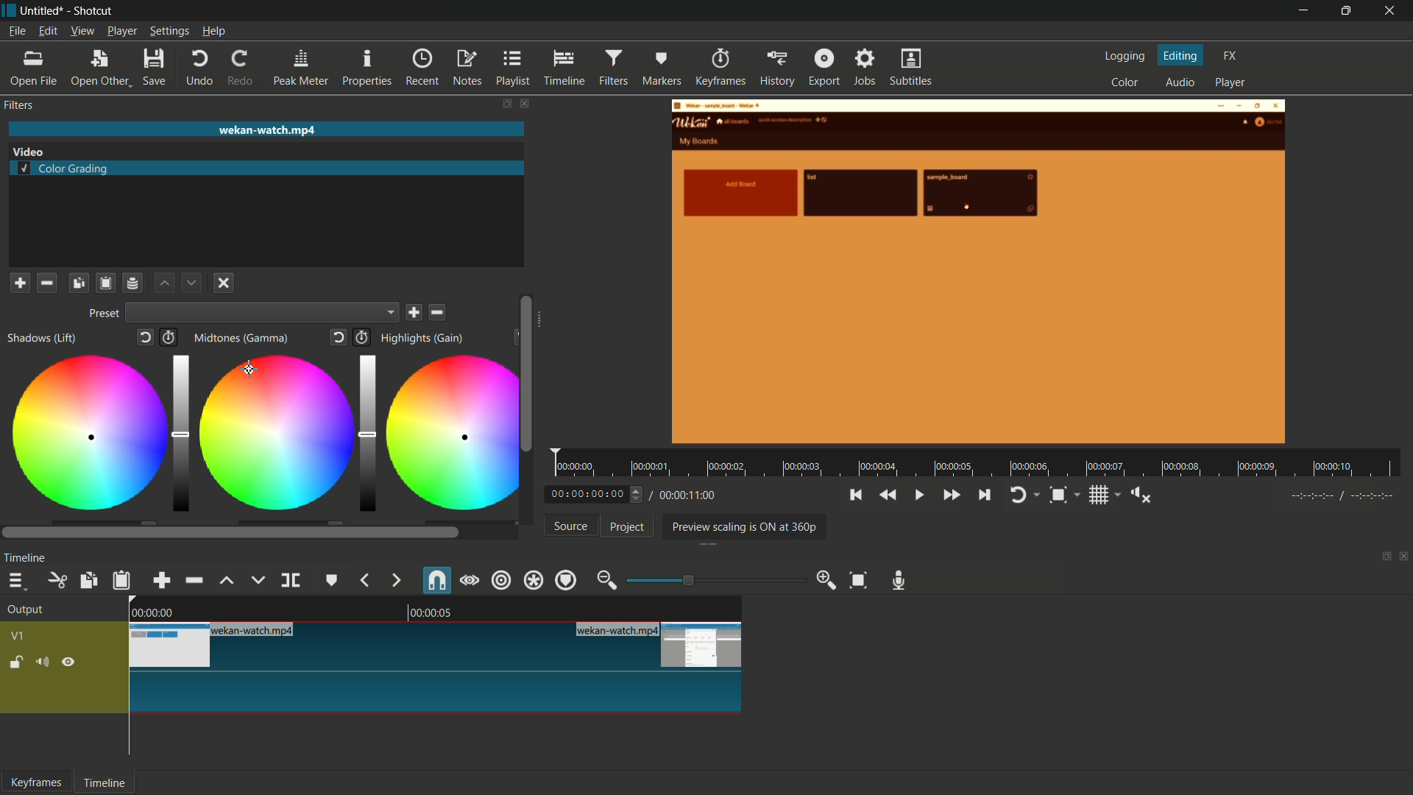  What do you see at coordinates (43, 338) in the screenshot?
I see `shadows(lift)` at bounding box center [43, 338].